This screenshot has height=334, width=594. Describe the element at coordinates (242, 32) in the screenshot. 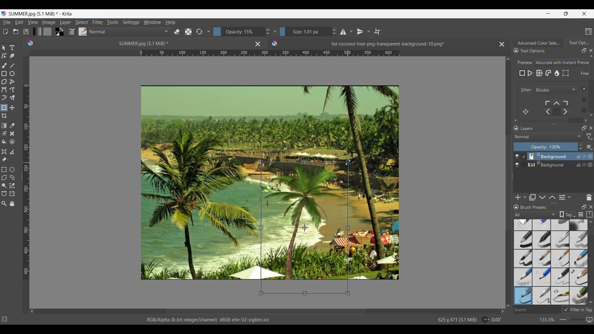

I see `Increase/Decrease opacity` at that location.